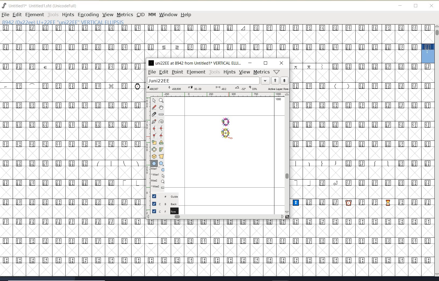  Describe the element at coordinates (161, 122) in the screenshot. I see `change whether spiro is active or not` at that location.